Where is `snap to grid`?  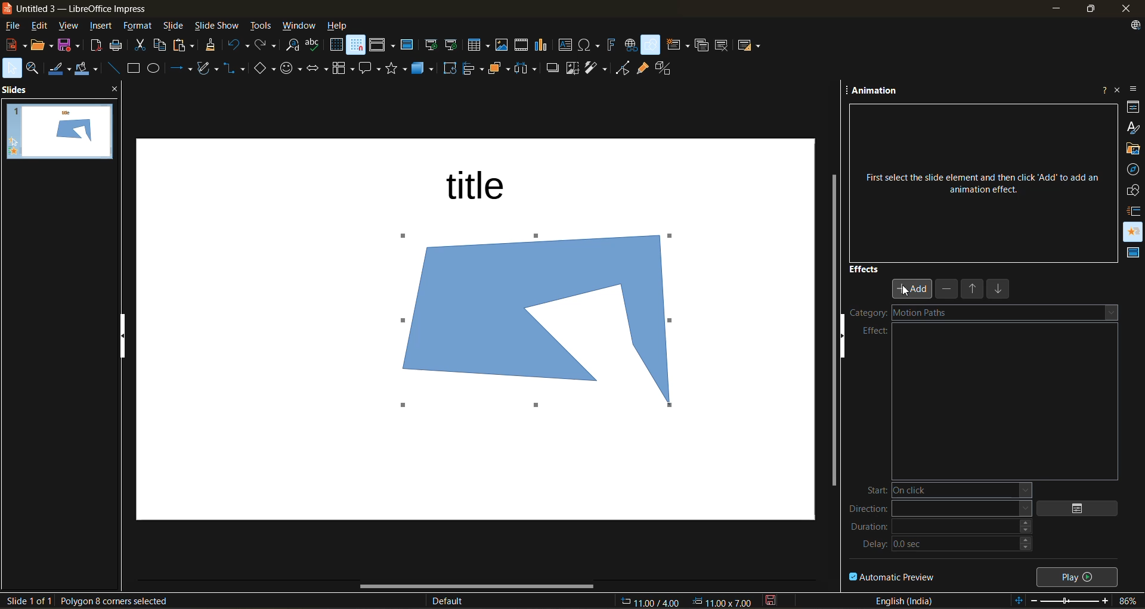
snap to grid is located at coordinates (355, 46).